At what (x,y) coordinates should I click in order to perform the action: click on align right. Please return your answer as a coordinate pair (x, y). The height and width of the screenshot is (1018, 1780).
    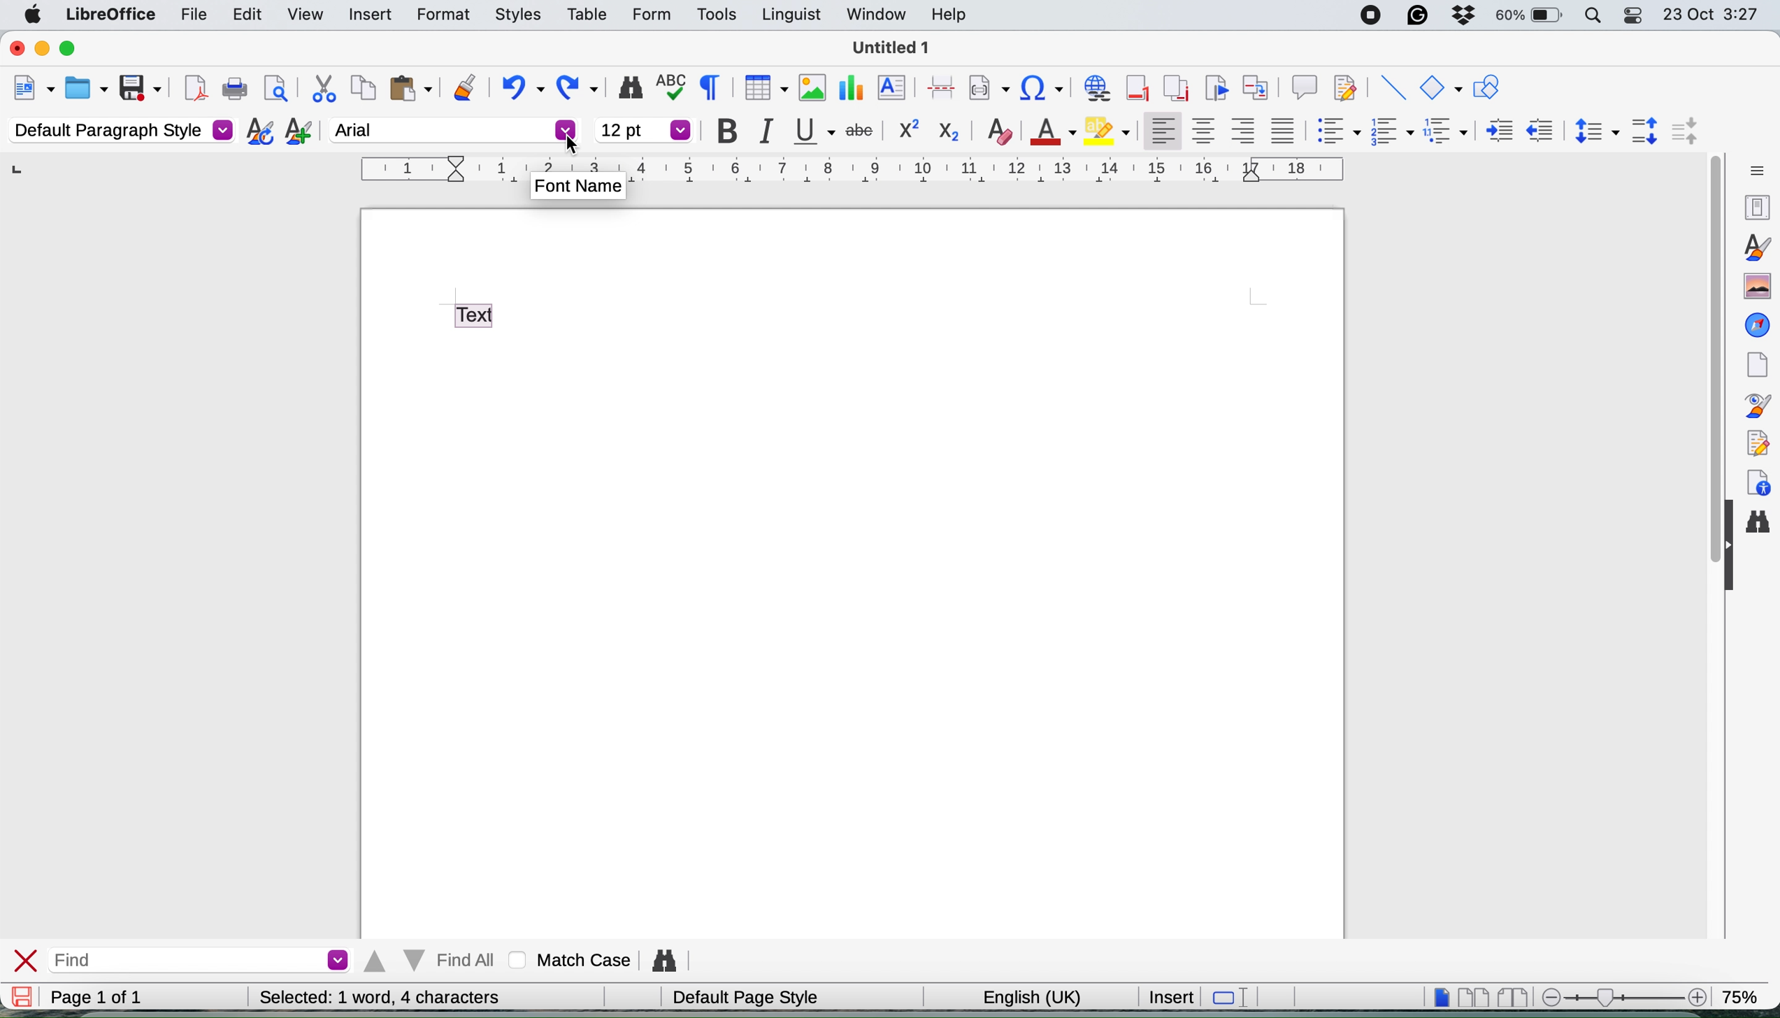
    Looking at the image, I should click on (1244, 134).